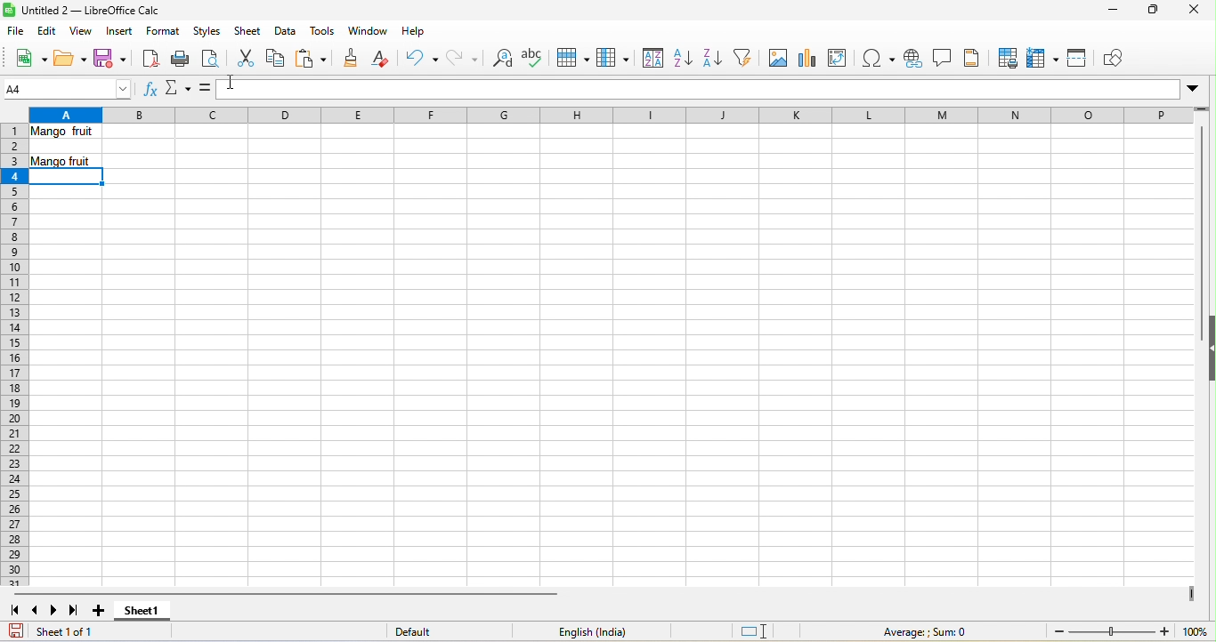 The width and height of the screenshot is (1216, 642). Describe the element at coordinates (807, 57) in the screenshot. I see `chart` at that location.